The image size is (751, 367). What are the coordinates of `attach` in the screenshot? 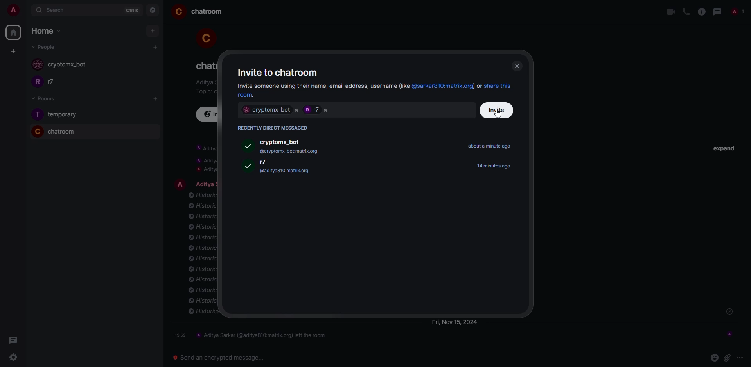 It's located at (727, 357).